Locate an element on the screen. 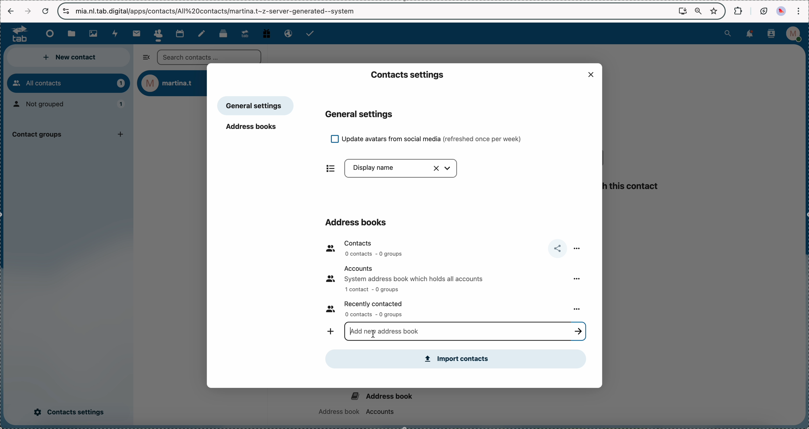 The image size is (809, 429). navigate back is located at coordinates (10, 10).